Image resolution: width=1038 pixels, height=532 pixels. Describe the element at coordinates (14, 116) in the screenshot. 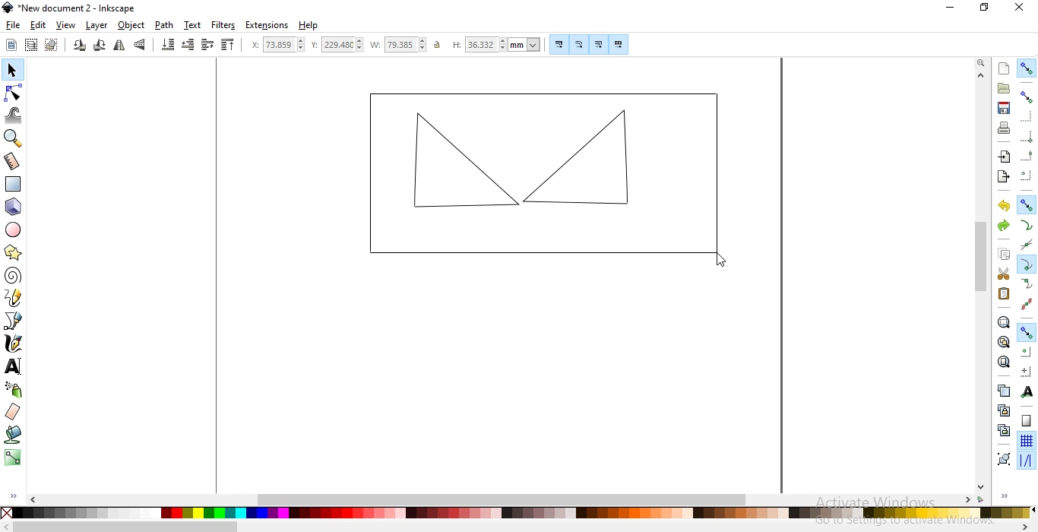

I see `tweak objects by sculpting or painting` at that location.